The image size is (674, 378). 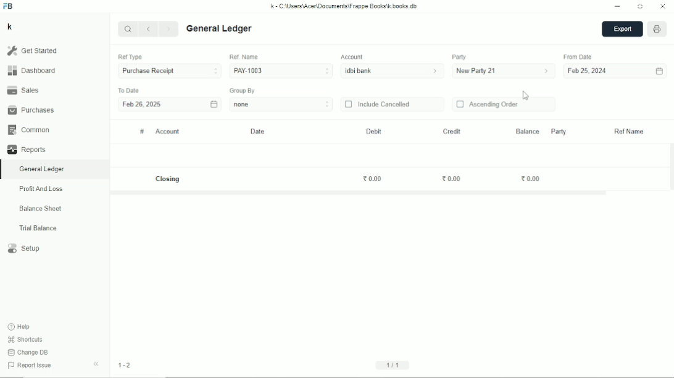 What do you see at coordinates (244, 57) in the screenshot?
I see `Ref. Name` at bounding box center [244, 57].